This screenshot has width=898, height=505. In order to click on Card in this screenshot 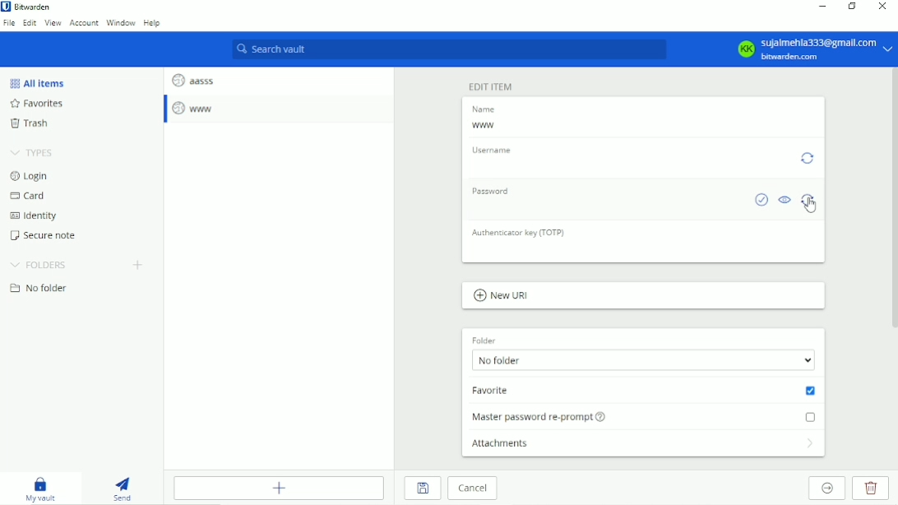, I will do `click(30, 197)`.